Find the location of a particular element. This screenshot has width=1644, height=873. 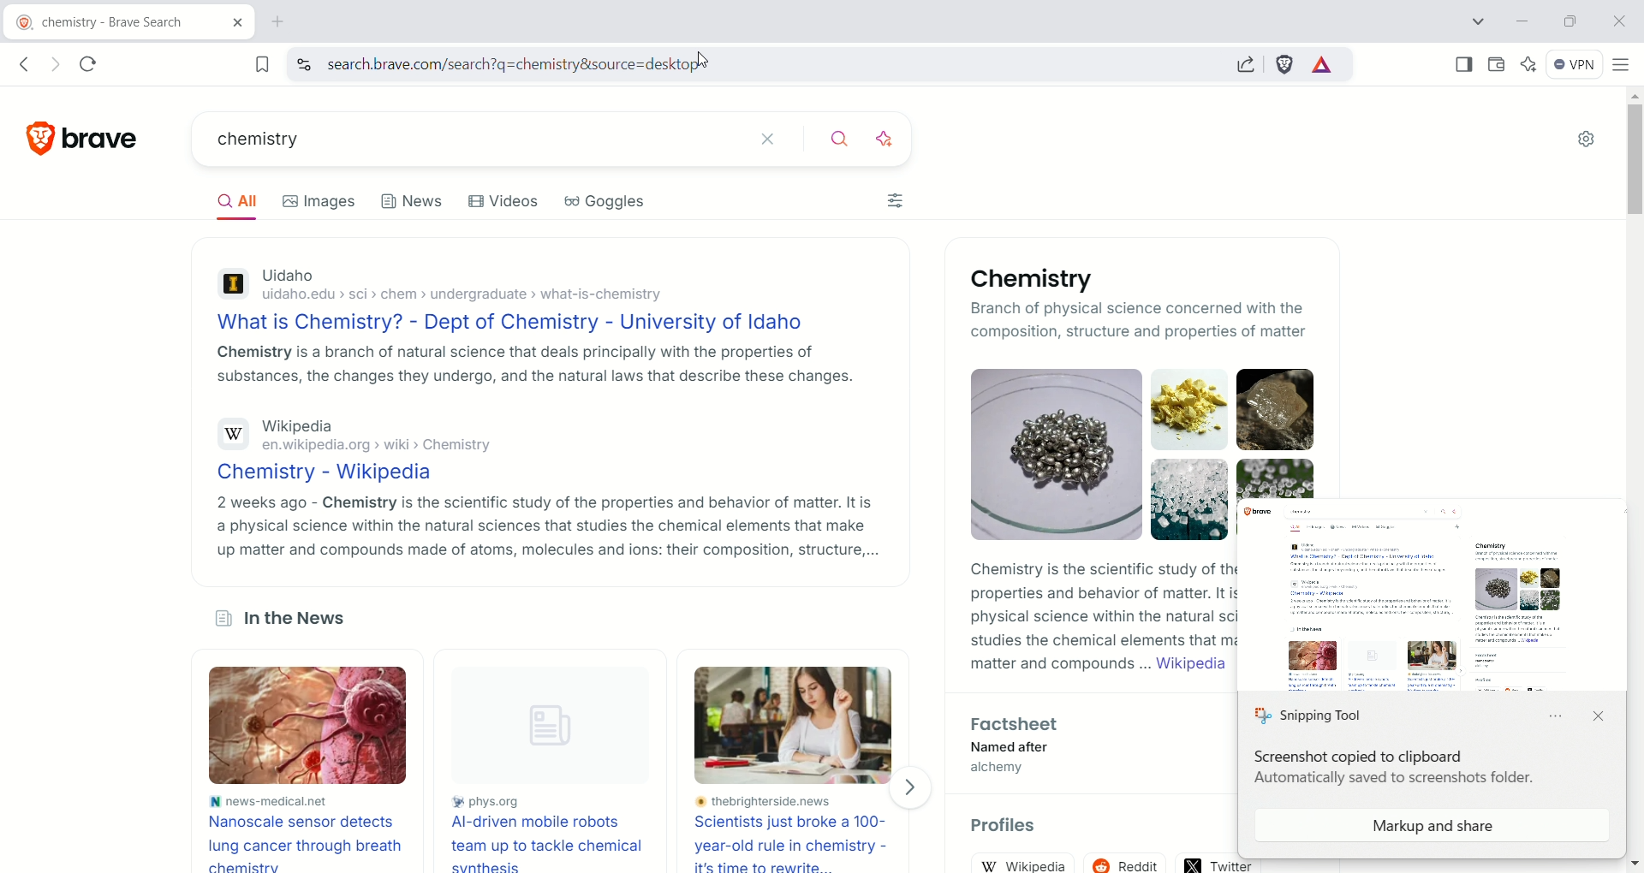

image is located at coordinates (799, 725).